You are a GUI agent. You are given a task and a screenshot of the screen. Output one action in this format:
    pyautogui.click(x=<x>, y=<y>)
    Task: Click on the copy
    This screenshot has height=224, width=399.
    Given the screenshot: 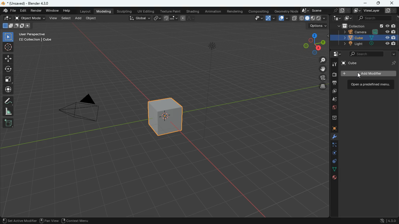 What is the action you would take?
    pyautogui.click(x=294, y=18)
    